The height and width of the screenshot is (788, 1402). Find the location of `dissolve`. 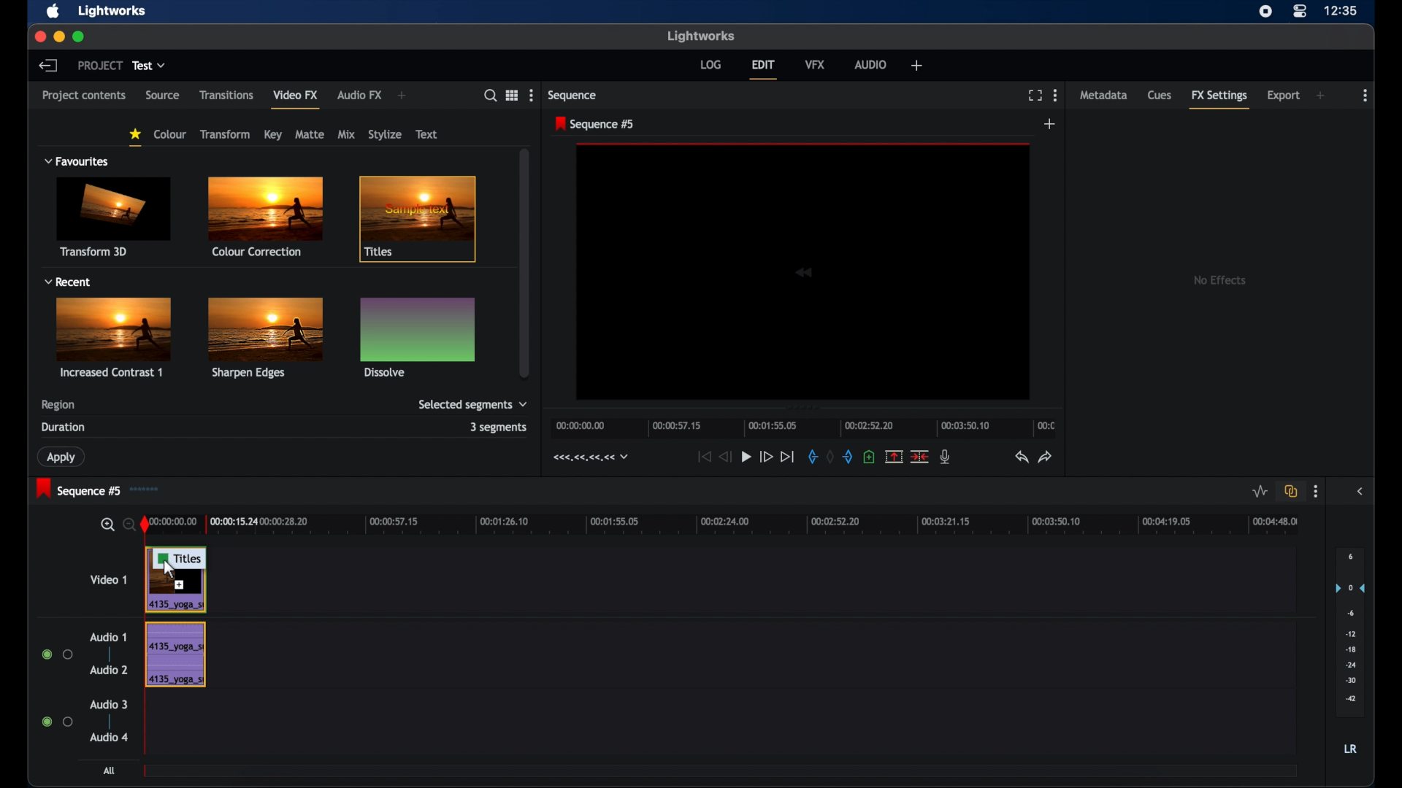

dissolve is located at coordinates (418, 336).